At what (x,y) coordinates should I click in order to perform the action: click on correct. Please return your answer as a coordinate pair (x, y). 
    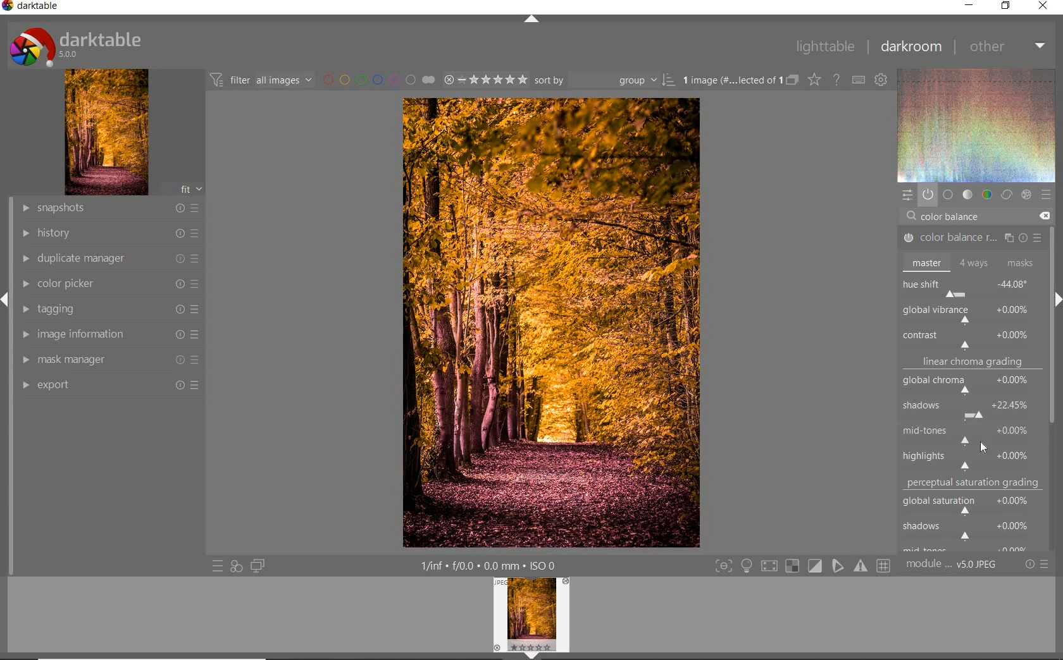
    Looking at the image, I should click on (1006, 195).